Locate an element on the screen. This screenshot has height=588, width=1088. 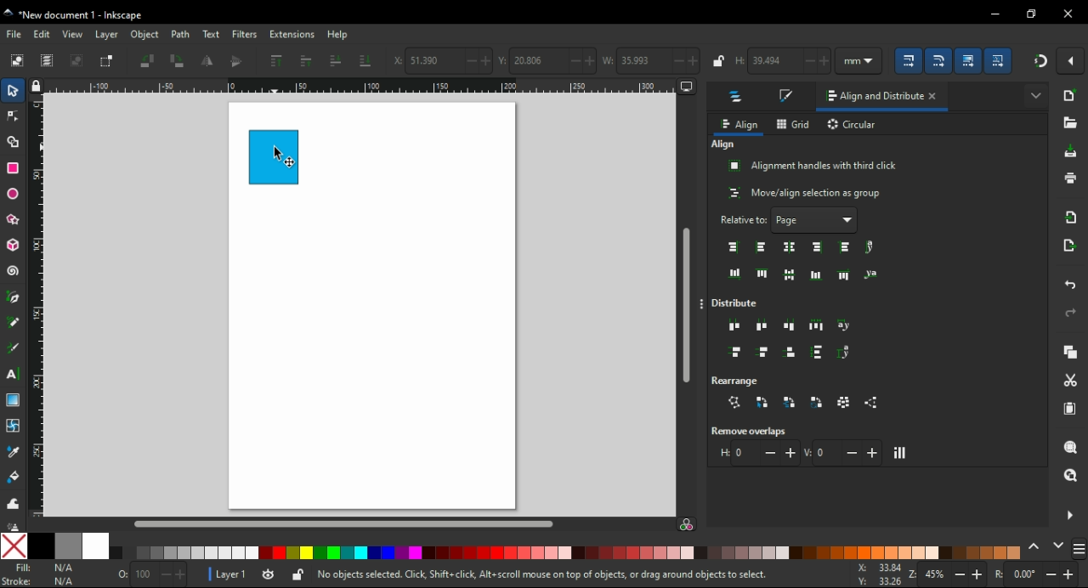
snap is located at coordinates (1040, 61).